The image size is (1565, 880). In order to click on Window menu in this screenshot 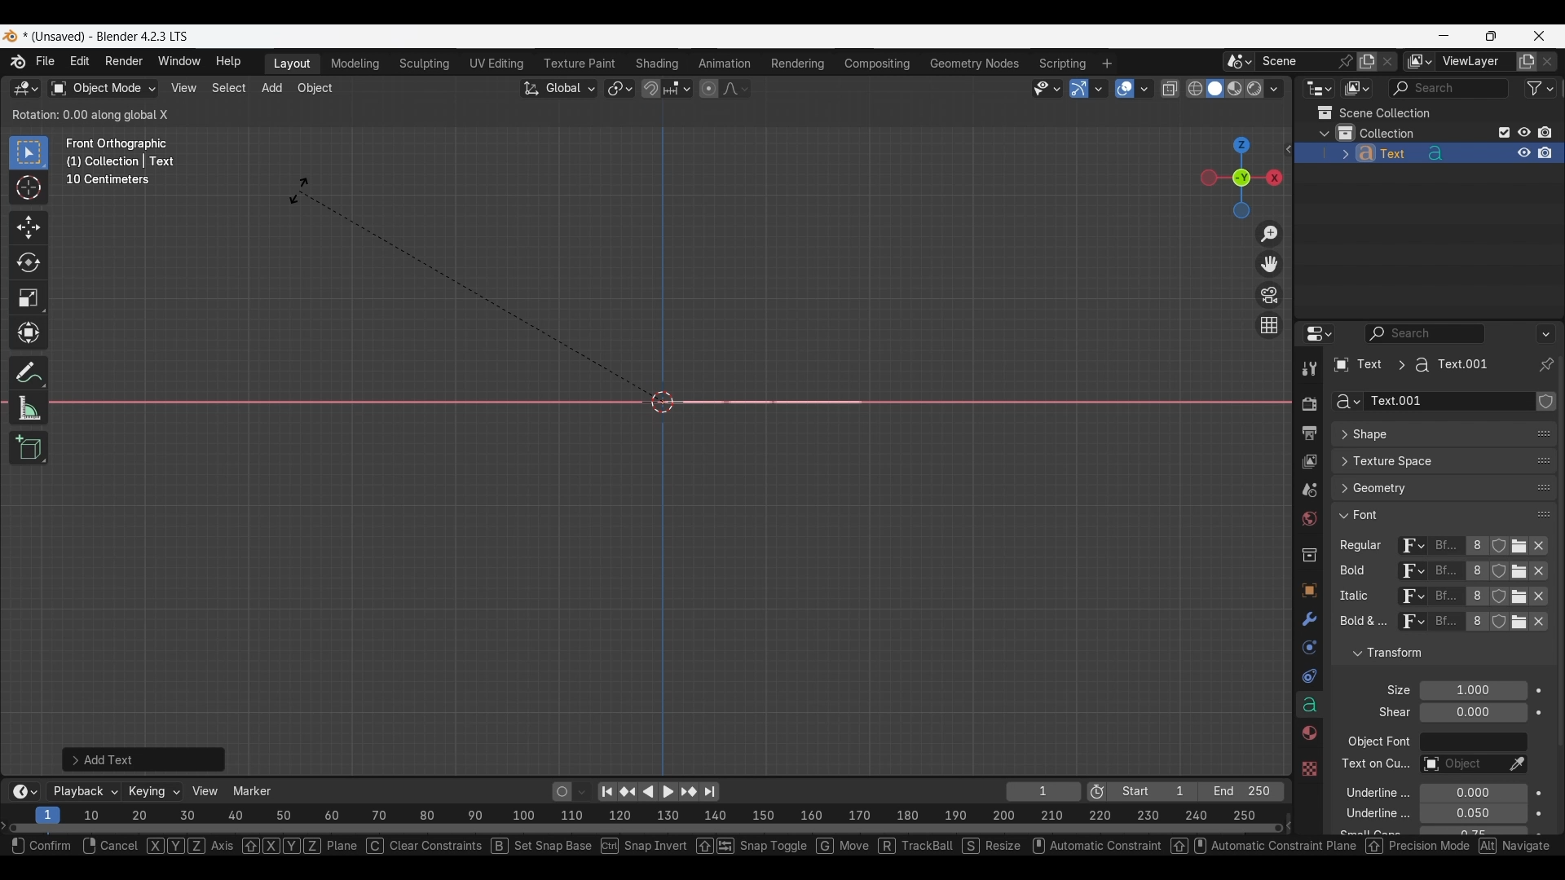, I will do `click(179, 62)`.